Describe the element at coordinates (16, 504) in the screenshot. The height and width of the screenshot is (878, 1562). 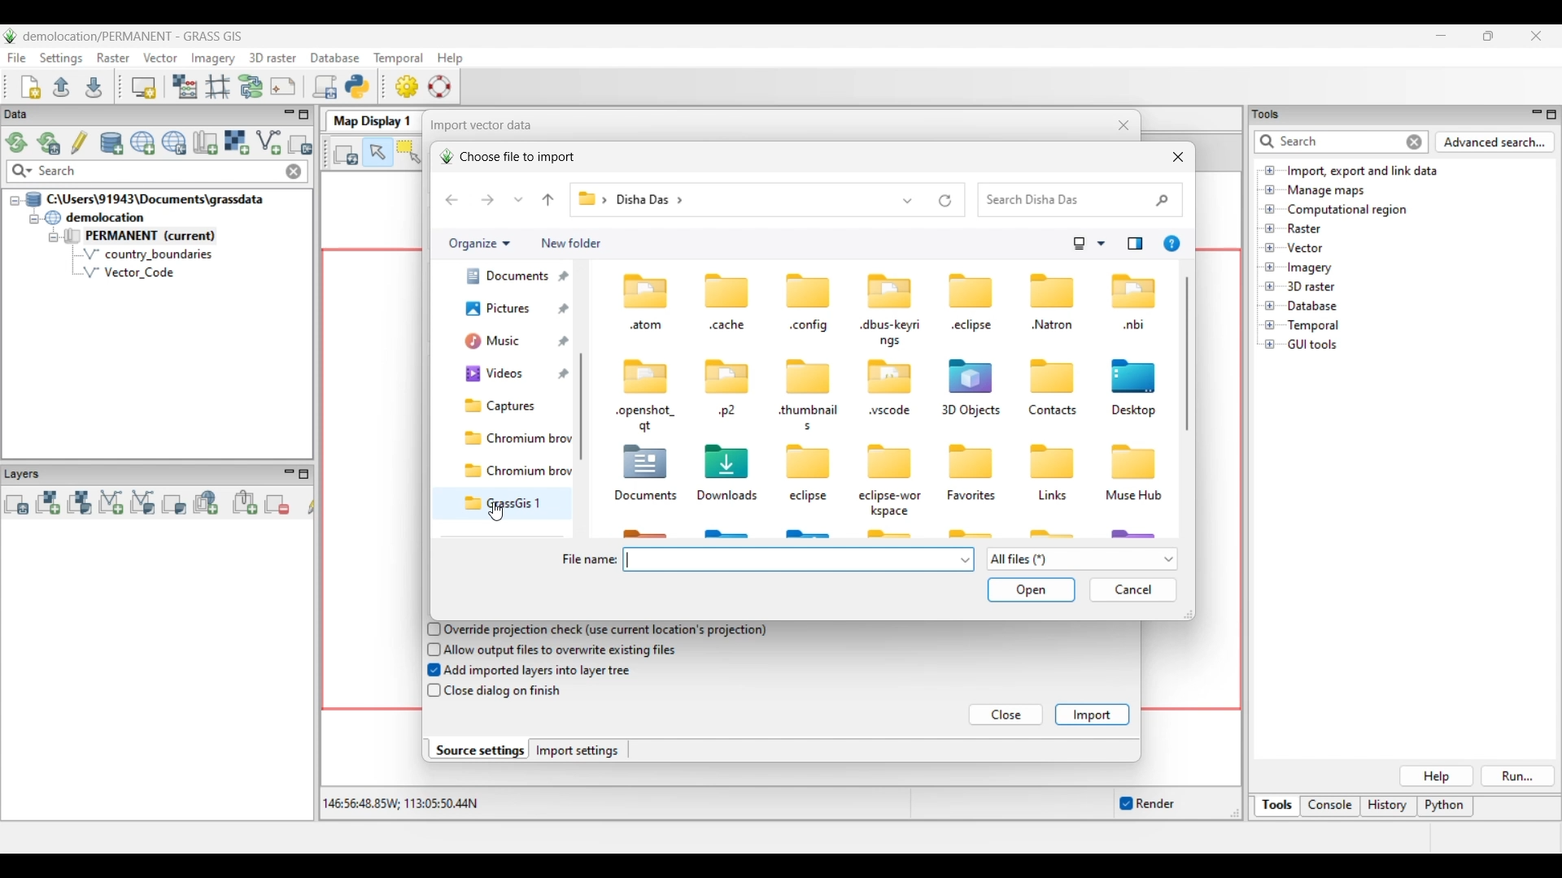
I see `Add multiple vector or raster map layers` at that location.